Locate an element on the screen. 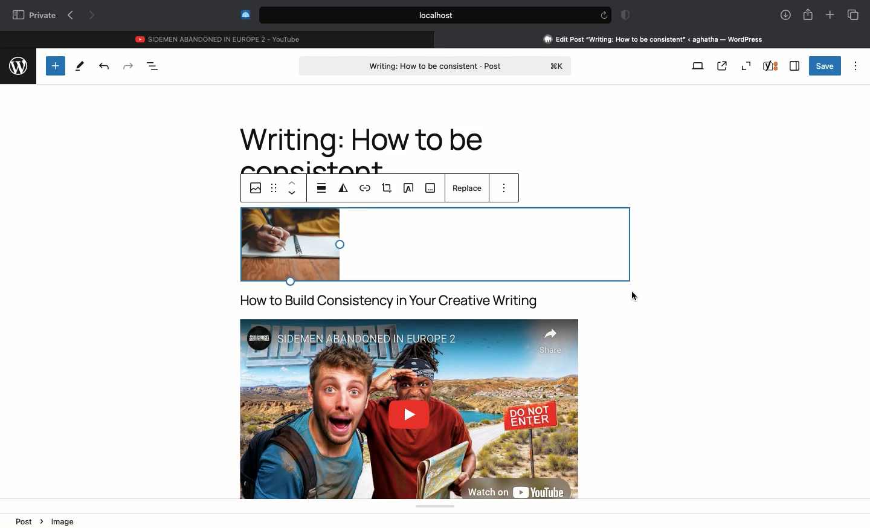 The image size is (870, 528). Save is located at coordinates (825, 66).